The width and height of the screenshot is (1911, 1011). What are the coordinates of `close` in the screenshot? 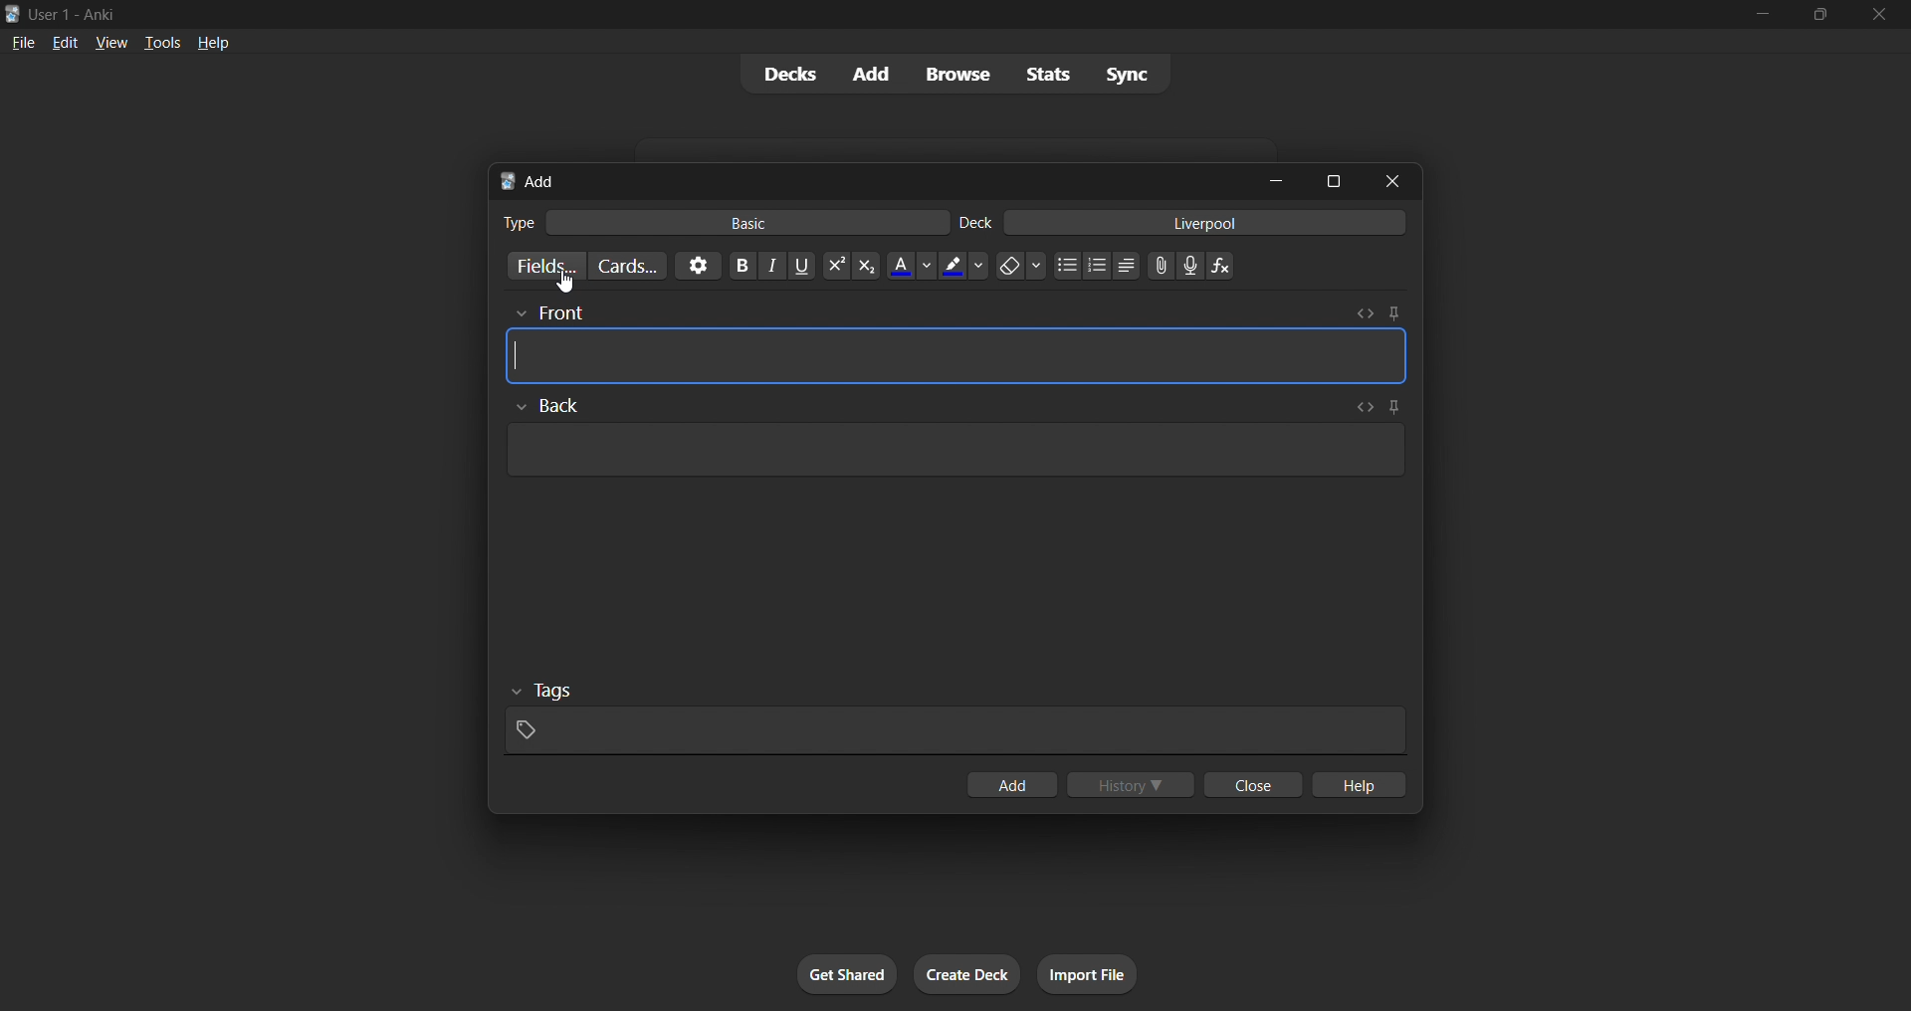 It's located at (1879, 15).